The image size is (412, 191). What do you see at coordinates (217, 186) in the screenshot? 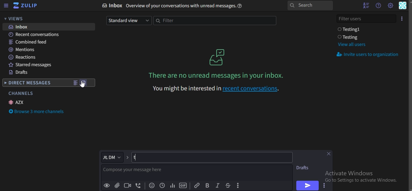
I see `italic` at bounding box center [217, 186].